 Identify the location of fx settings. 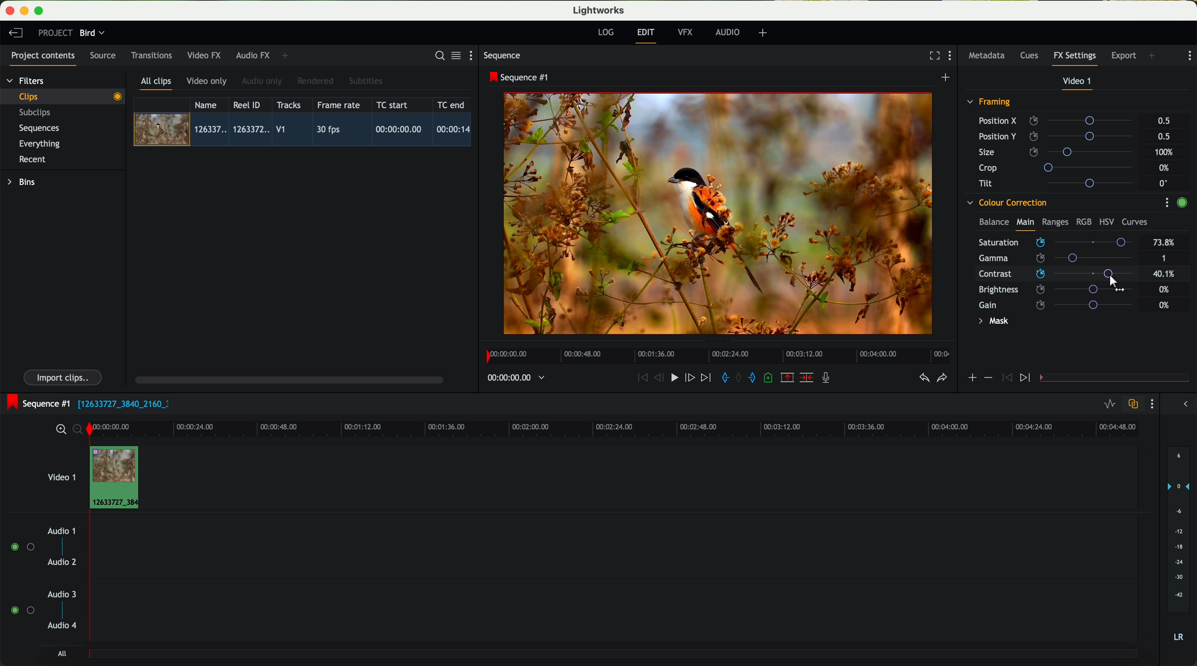
(1074, 58).